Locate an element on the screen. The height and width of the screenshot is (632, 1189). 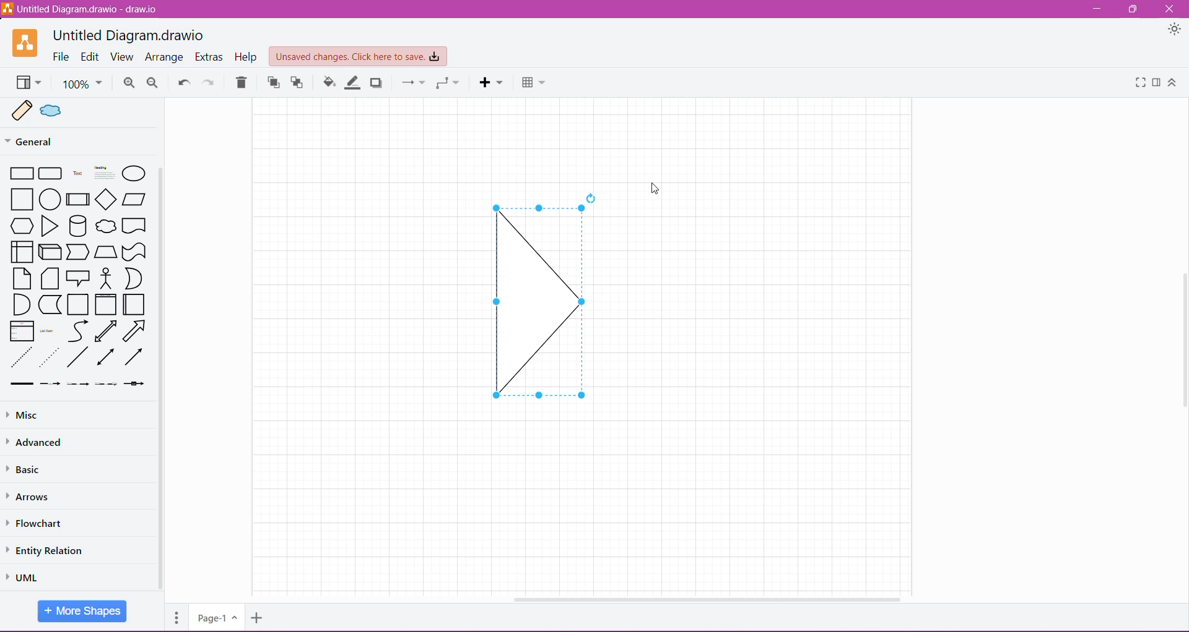
Close is located at coordinates (1174, 8).